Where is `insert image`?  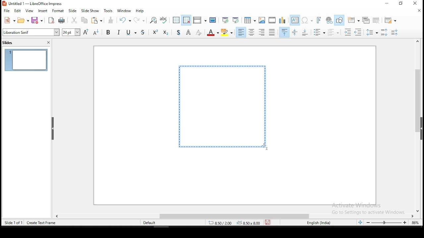 insert image is located at coordinates (262, 20).